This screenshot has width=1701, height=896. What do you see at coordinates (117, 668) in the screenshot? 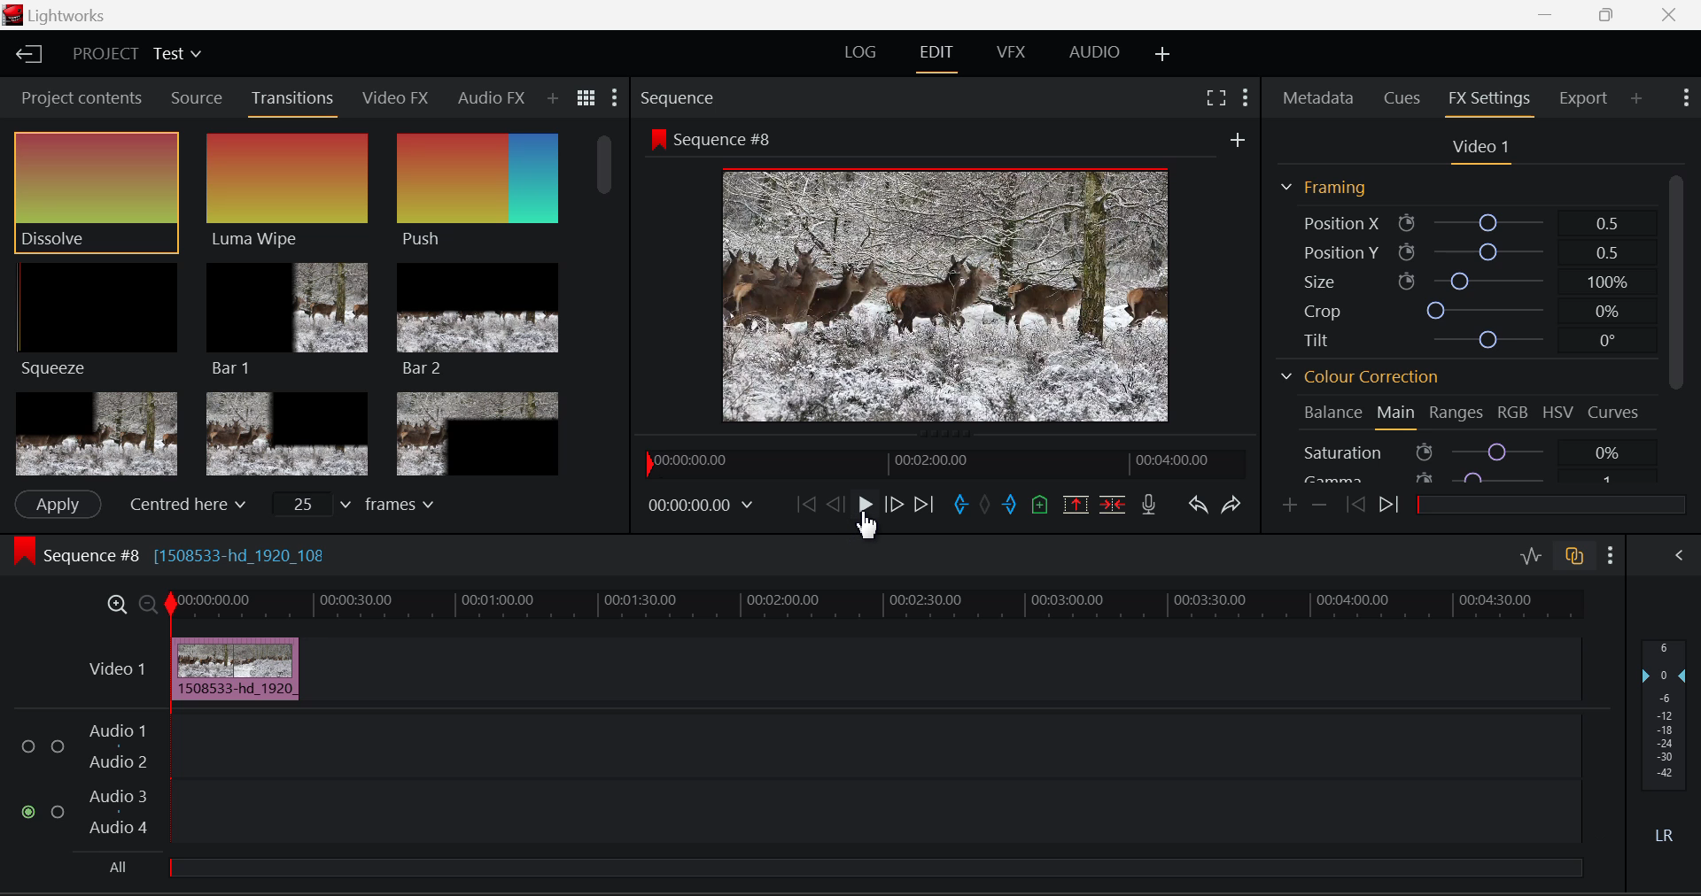
I see `Video Layer` at bounding box center [117, 668].